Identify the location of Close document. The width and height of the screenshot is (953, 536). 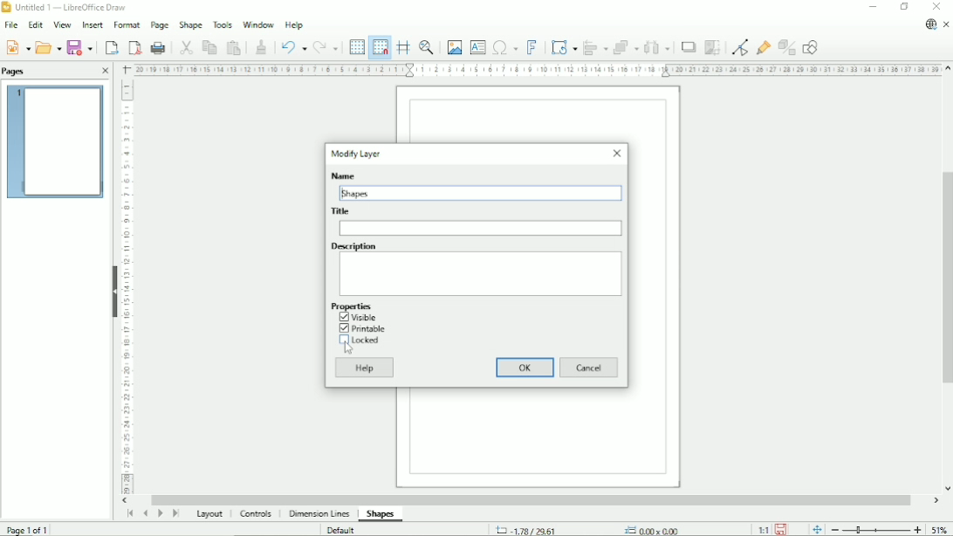
(948, 25).